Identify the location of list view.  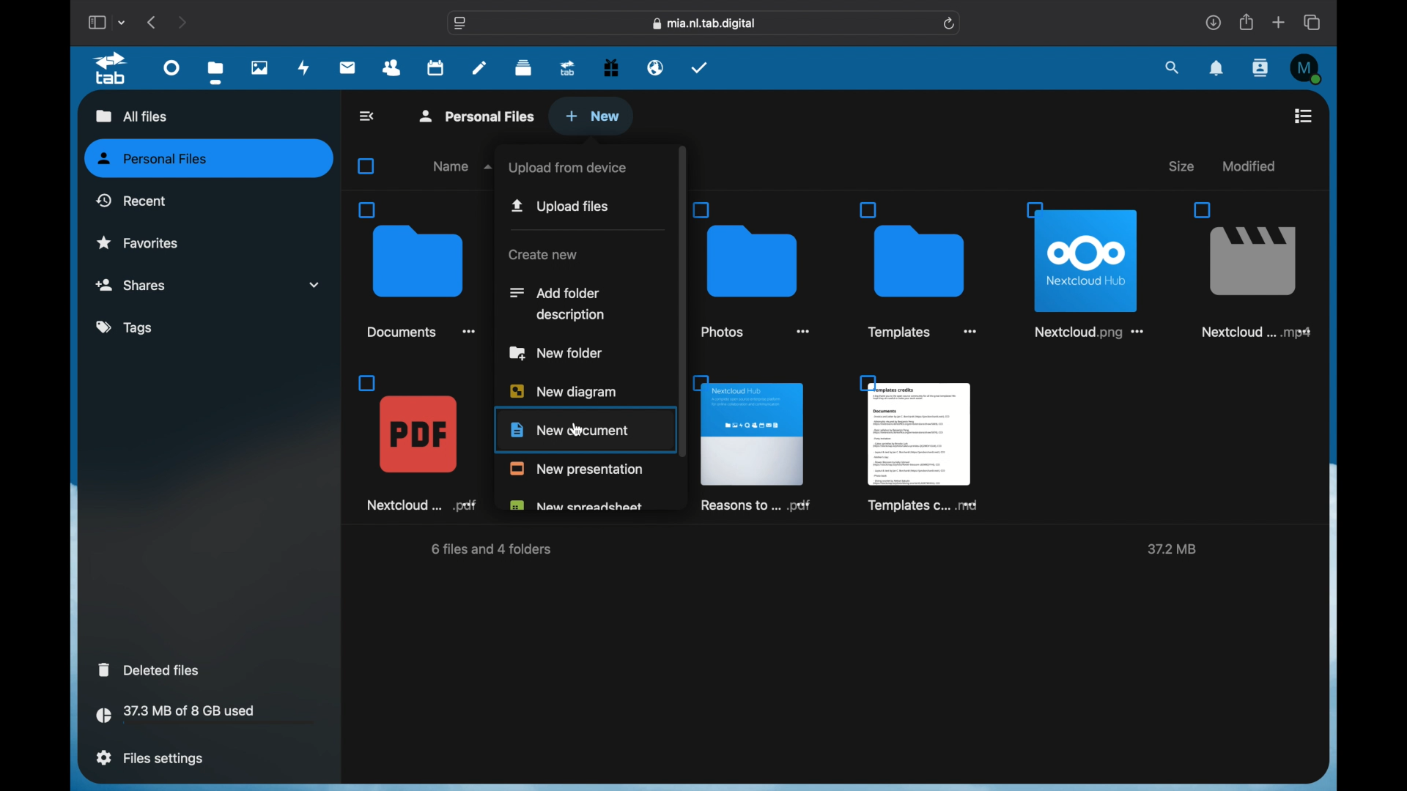
(1303, 116).